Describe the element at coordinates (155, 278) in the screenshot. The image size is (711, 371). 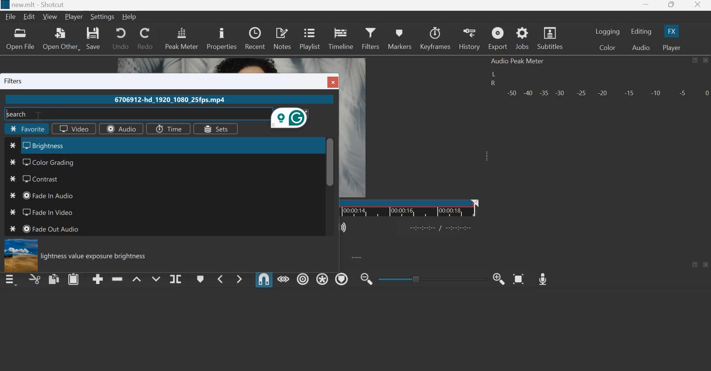
I see `Overwrite` at that location.